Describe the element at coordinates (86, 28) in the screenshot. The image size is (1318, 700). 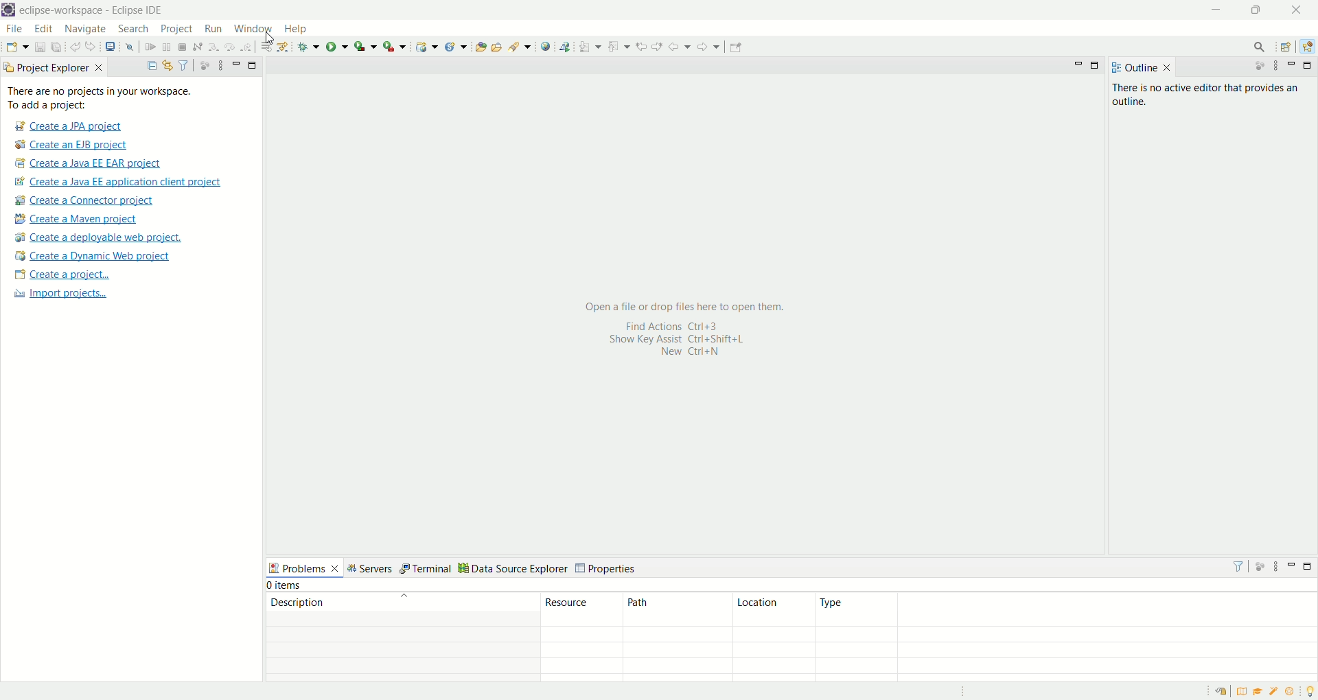
I see `navigate` at that location.